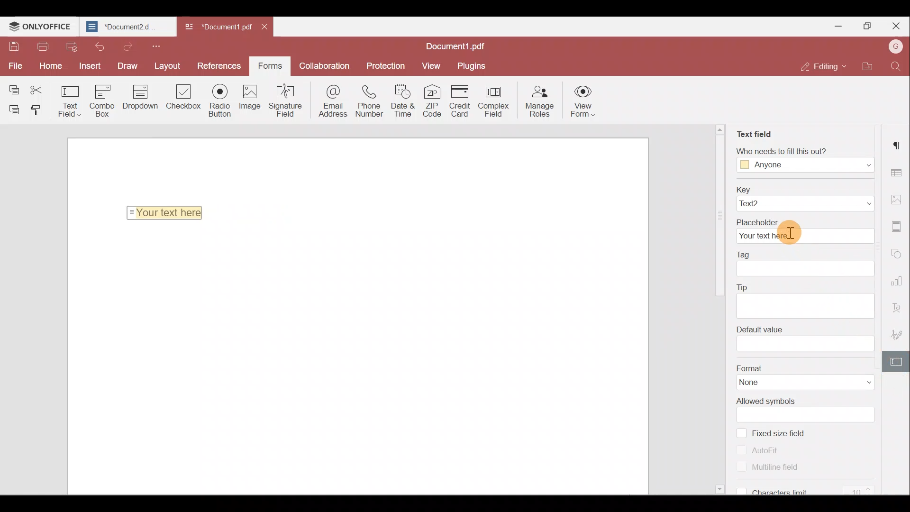 Image resolution: width=910 pixels, height=512 pixels. Describe the element at coordinates (72, 47) in the screenshot. I see `Quick print` at that location.